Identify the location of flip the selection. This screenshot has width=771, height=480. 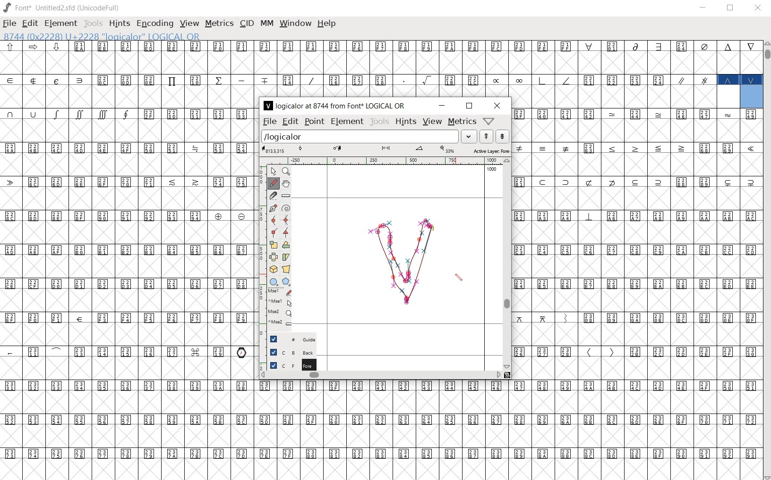
(273, 257).